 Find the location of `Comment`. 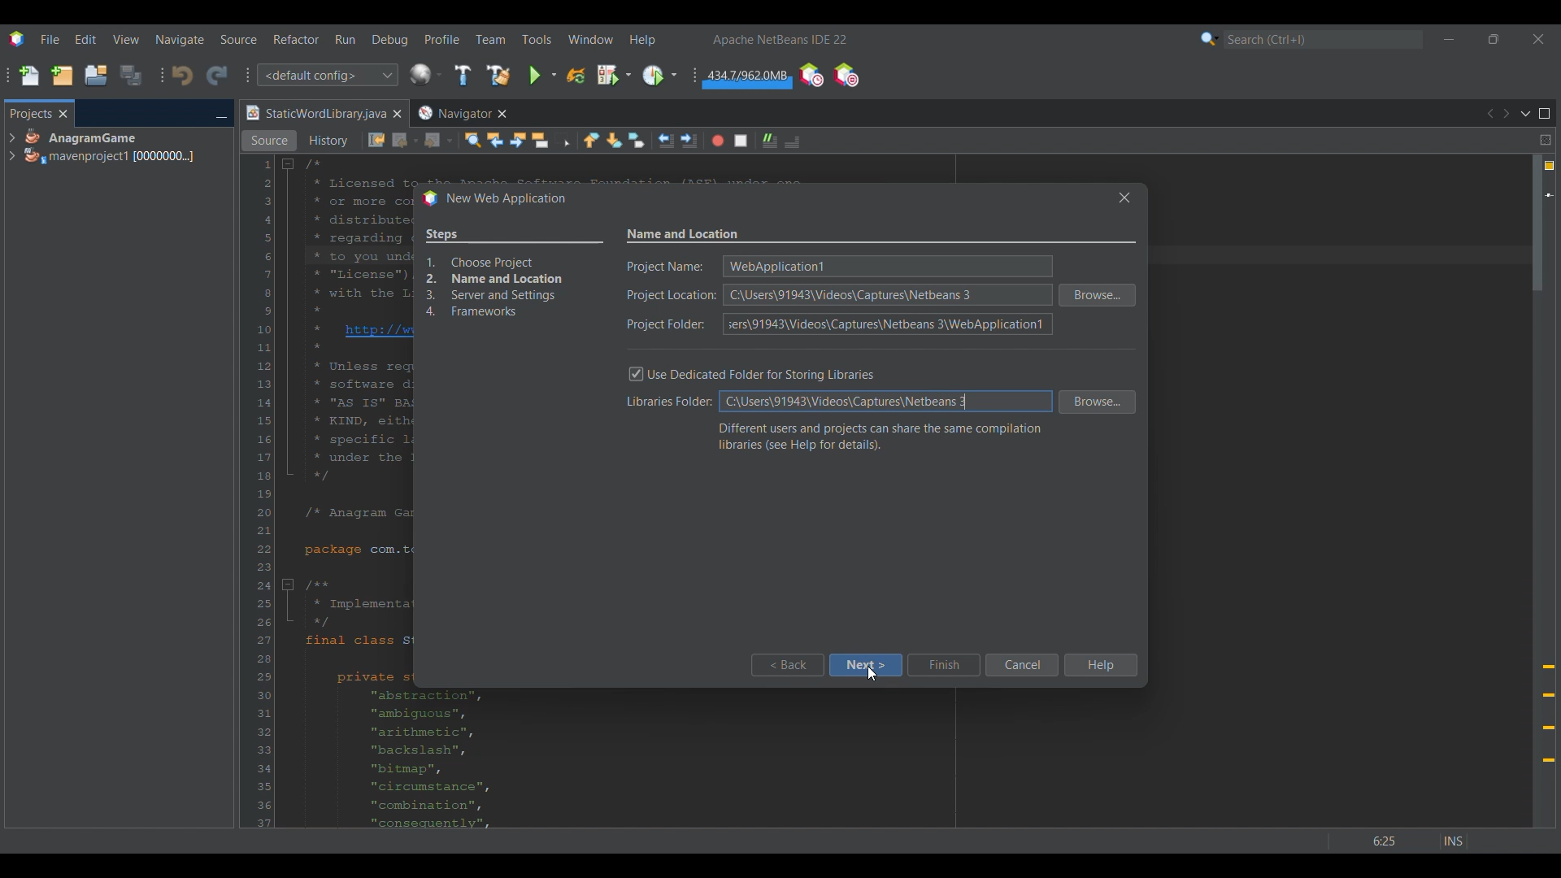

Comment is located at coordinates (792, 141).